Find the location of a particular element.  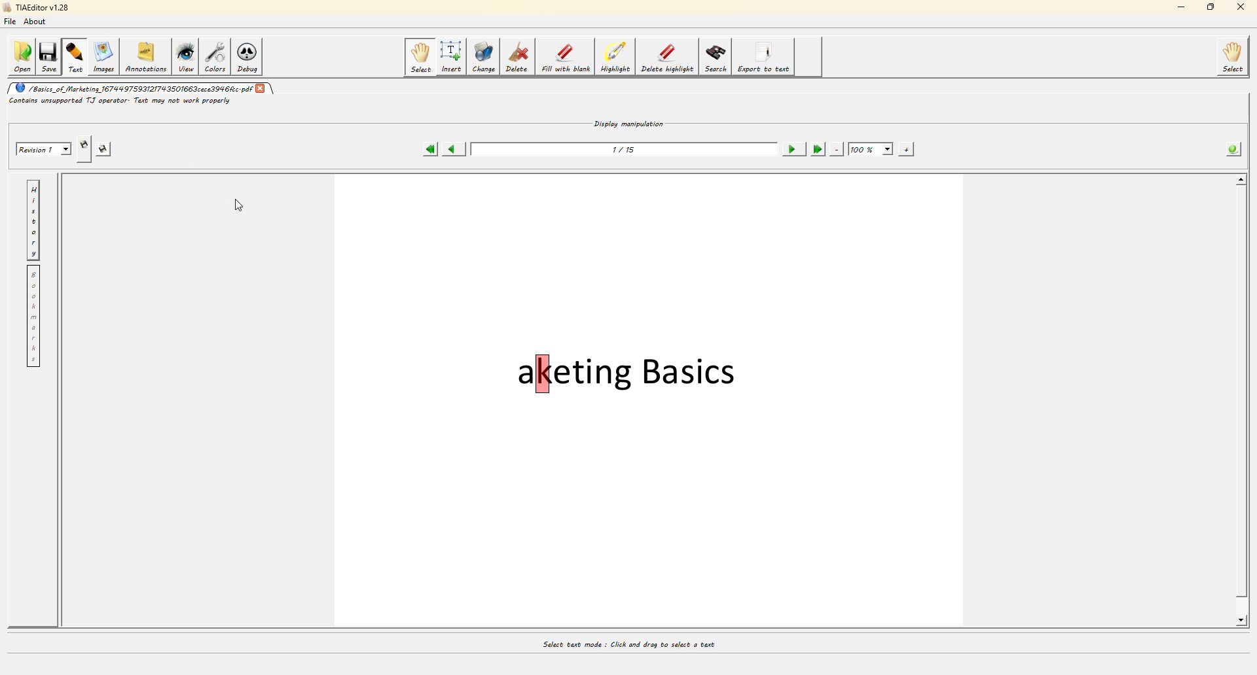

colors is located at coordinates (217, 56).